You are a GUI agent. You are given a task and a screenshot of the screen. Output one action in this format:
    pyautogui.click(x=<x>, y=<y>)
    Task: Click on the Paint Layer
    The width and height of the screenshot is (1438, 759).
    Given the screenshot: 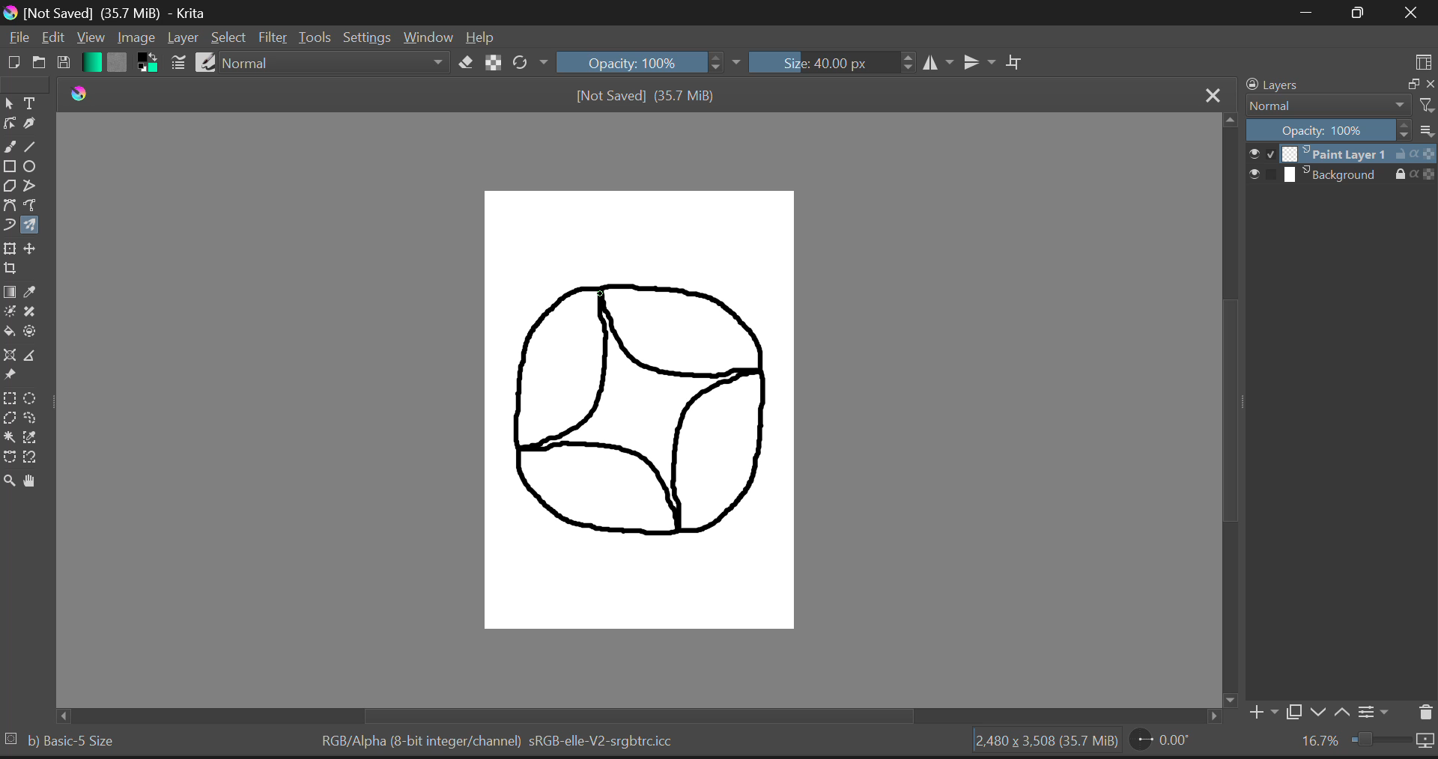 What is the action you would take?
    pyautogui.click(x=1342, y=156)
    